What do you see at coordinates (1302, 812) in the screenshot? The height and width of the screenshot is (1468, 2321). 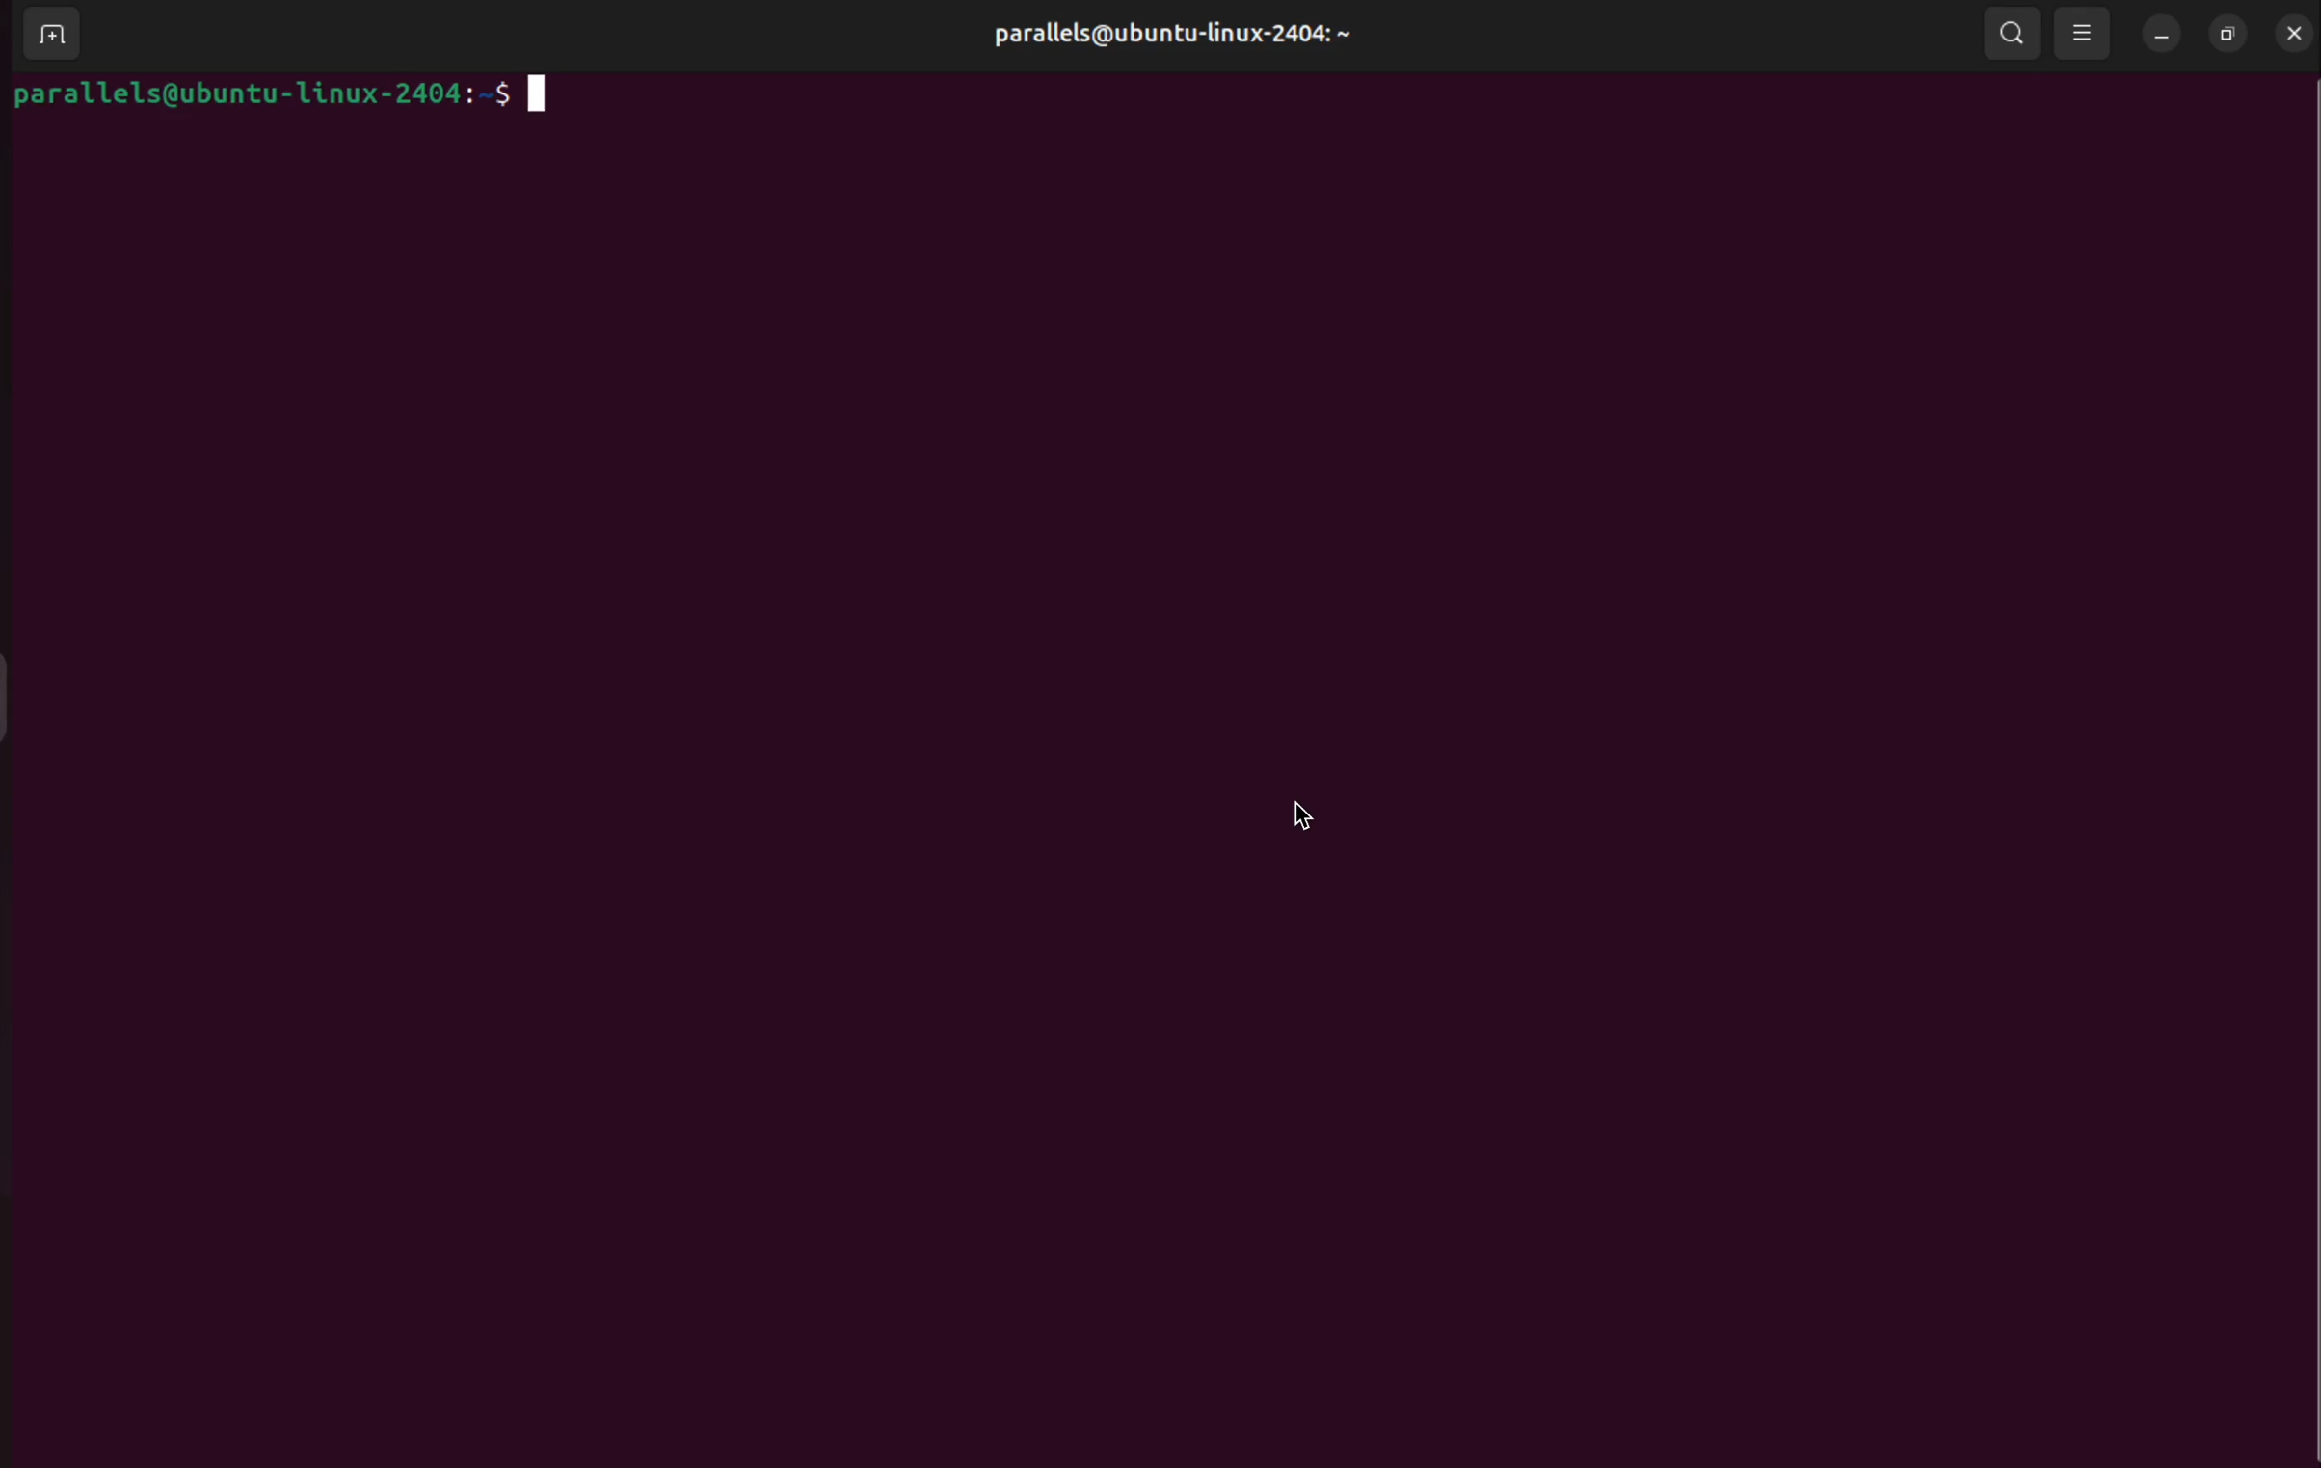 I see `cursor` at bounding box center [1302, 812].